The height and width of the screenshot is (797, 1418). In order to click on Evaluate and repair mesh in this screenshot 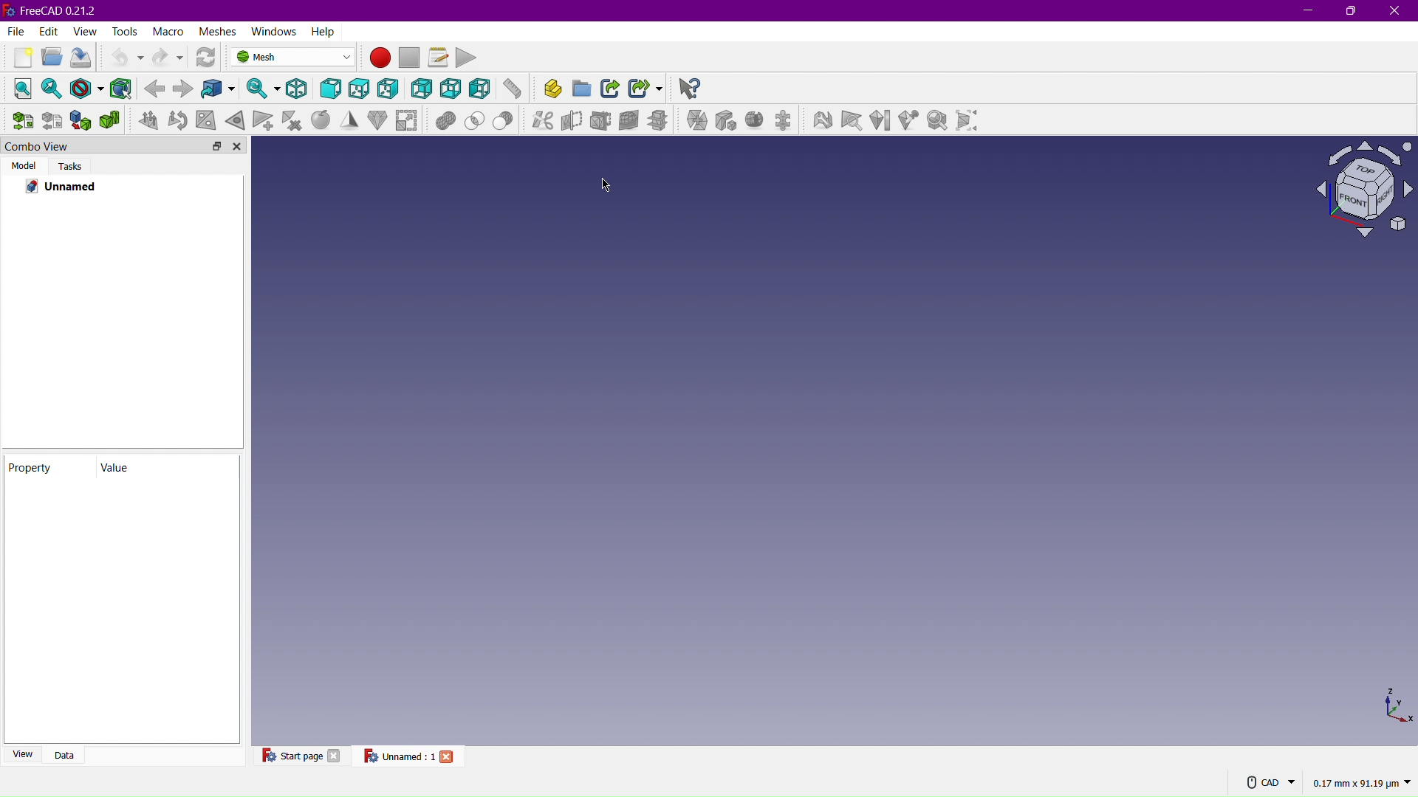, I will do `click(824, 122)`.